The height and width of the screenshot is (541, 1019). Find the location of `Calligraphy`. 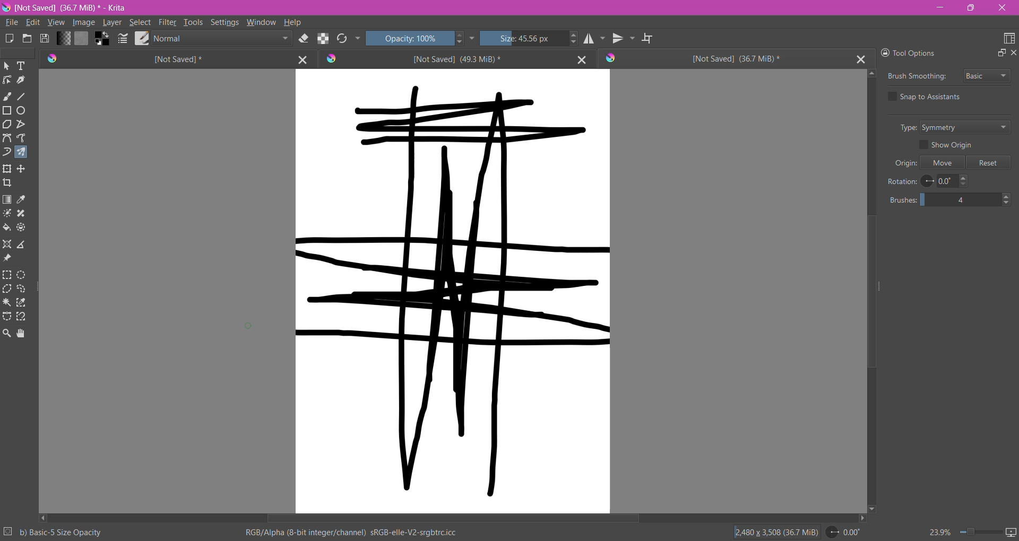

Calligraphy is located at coordinates (23, 80).